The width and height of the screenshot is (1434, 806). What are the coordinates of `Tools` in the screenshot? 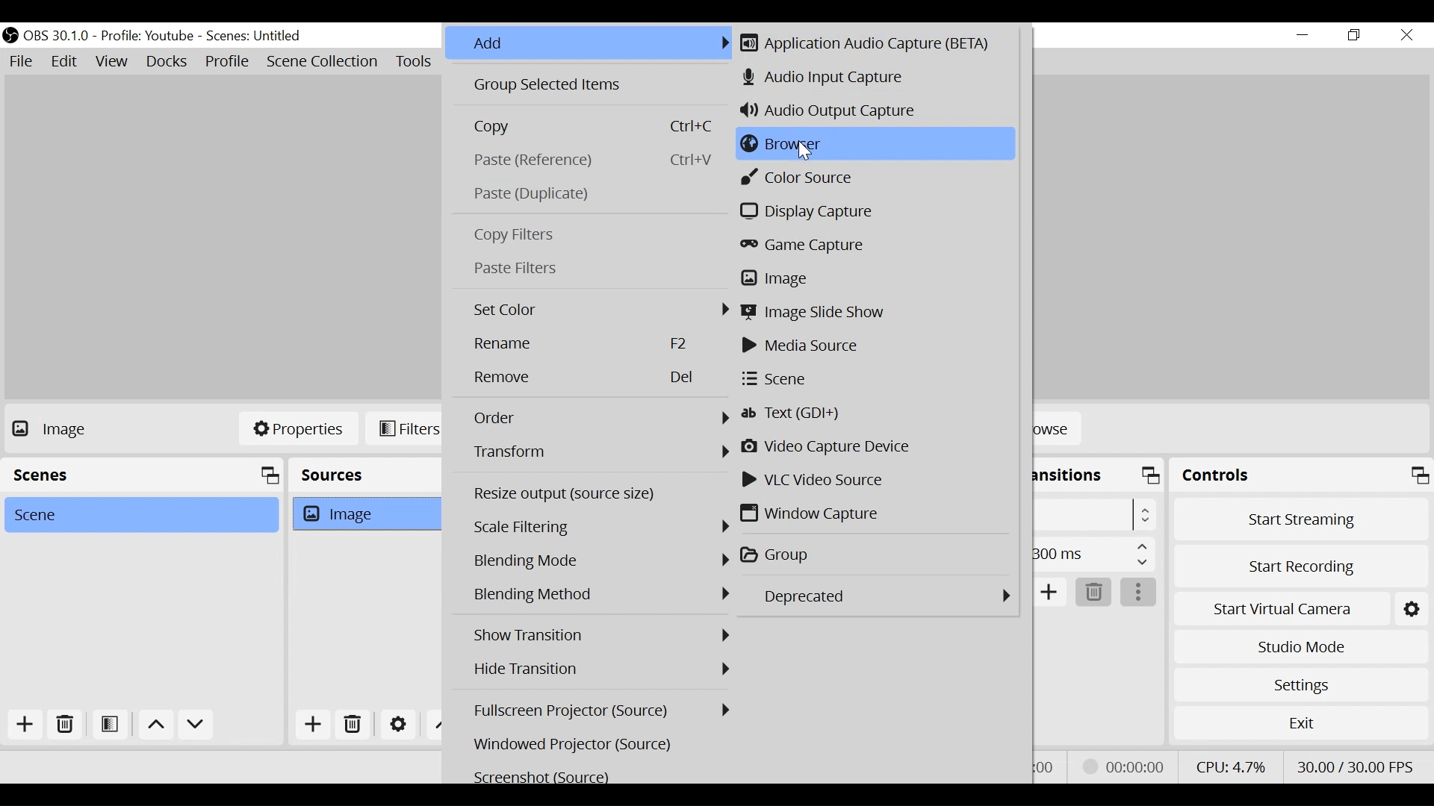 It's located at (416, 63).